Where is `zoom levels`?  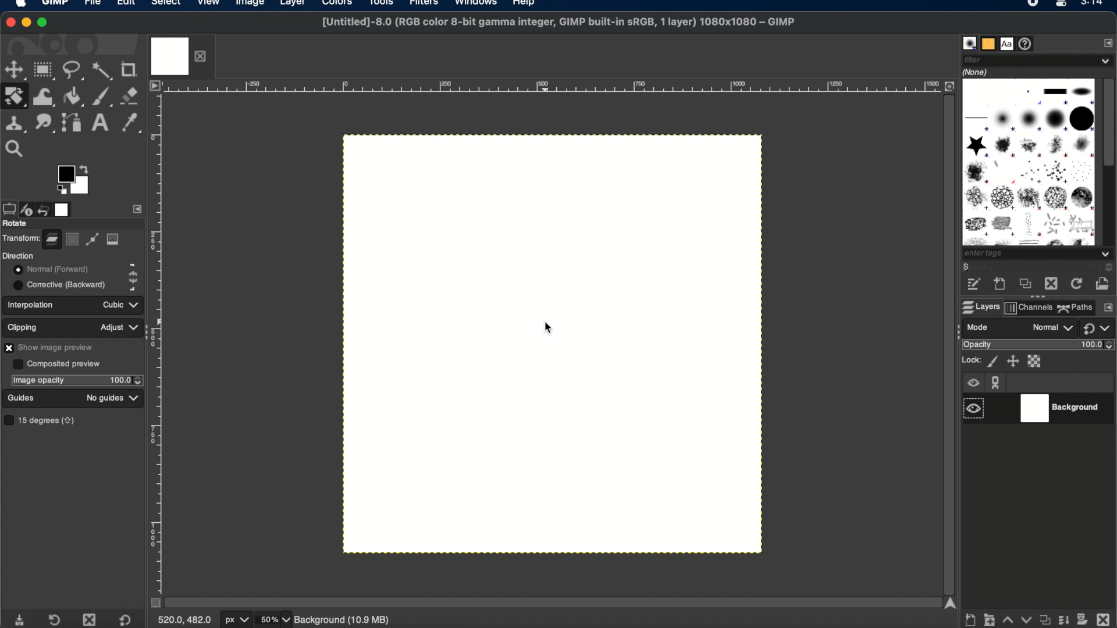 zoom levels is located at coordinates (275, 620).